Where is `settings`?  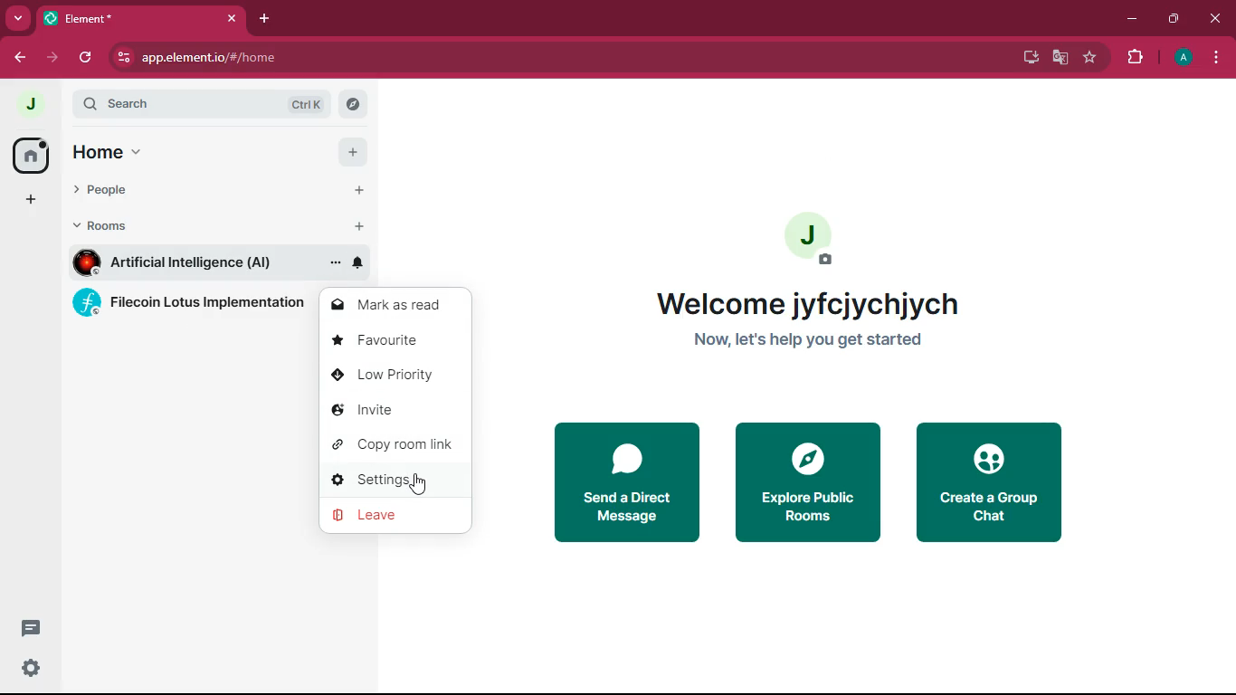
settings is located at coordinates (391, 480).